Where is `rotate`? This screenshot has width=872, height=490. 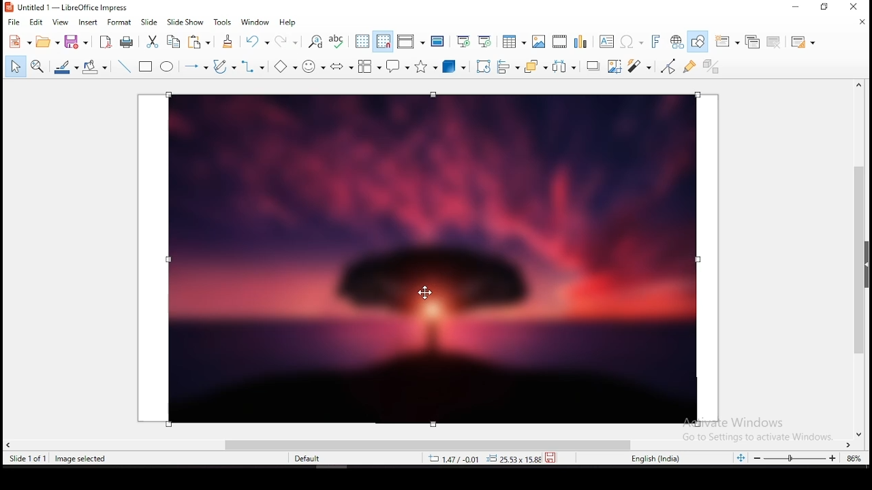
rotate is located at coordinates (482, 67).